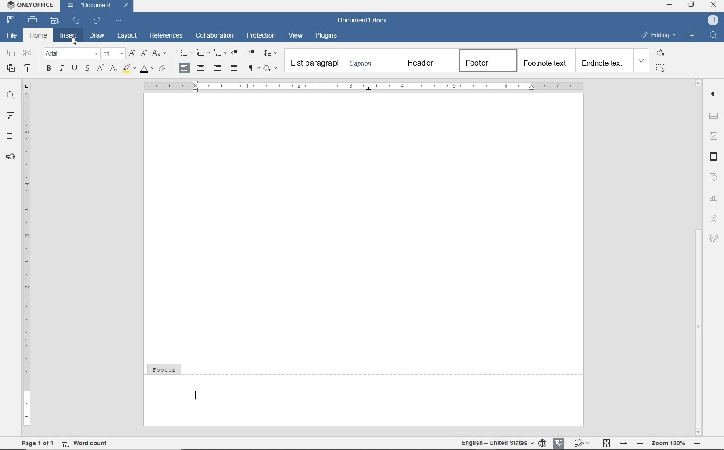 This screenshot has height=450, width=724. I want to click on header, so click(432, 61).